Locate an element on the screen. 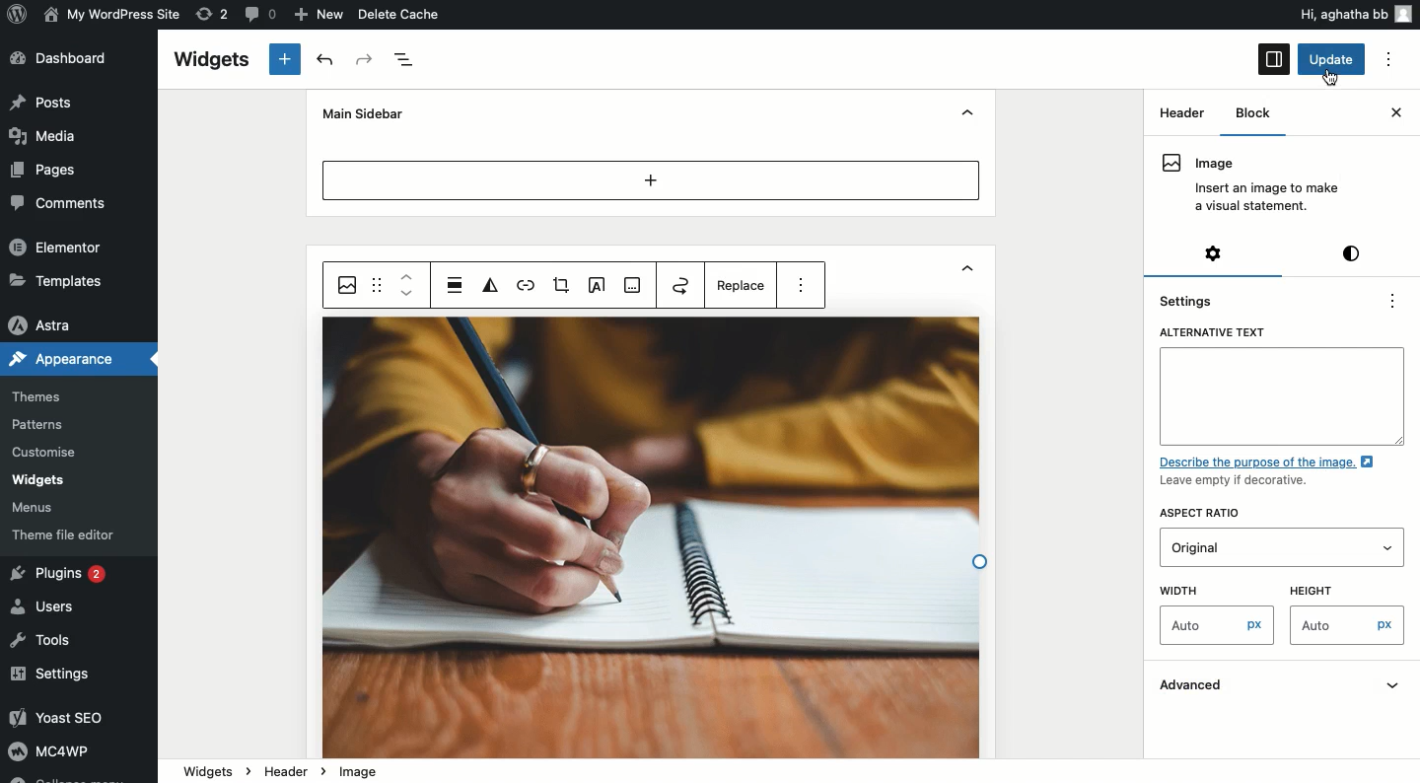 The image size is (1420, 783). Themes is located at coordinates (36, 397).